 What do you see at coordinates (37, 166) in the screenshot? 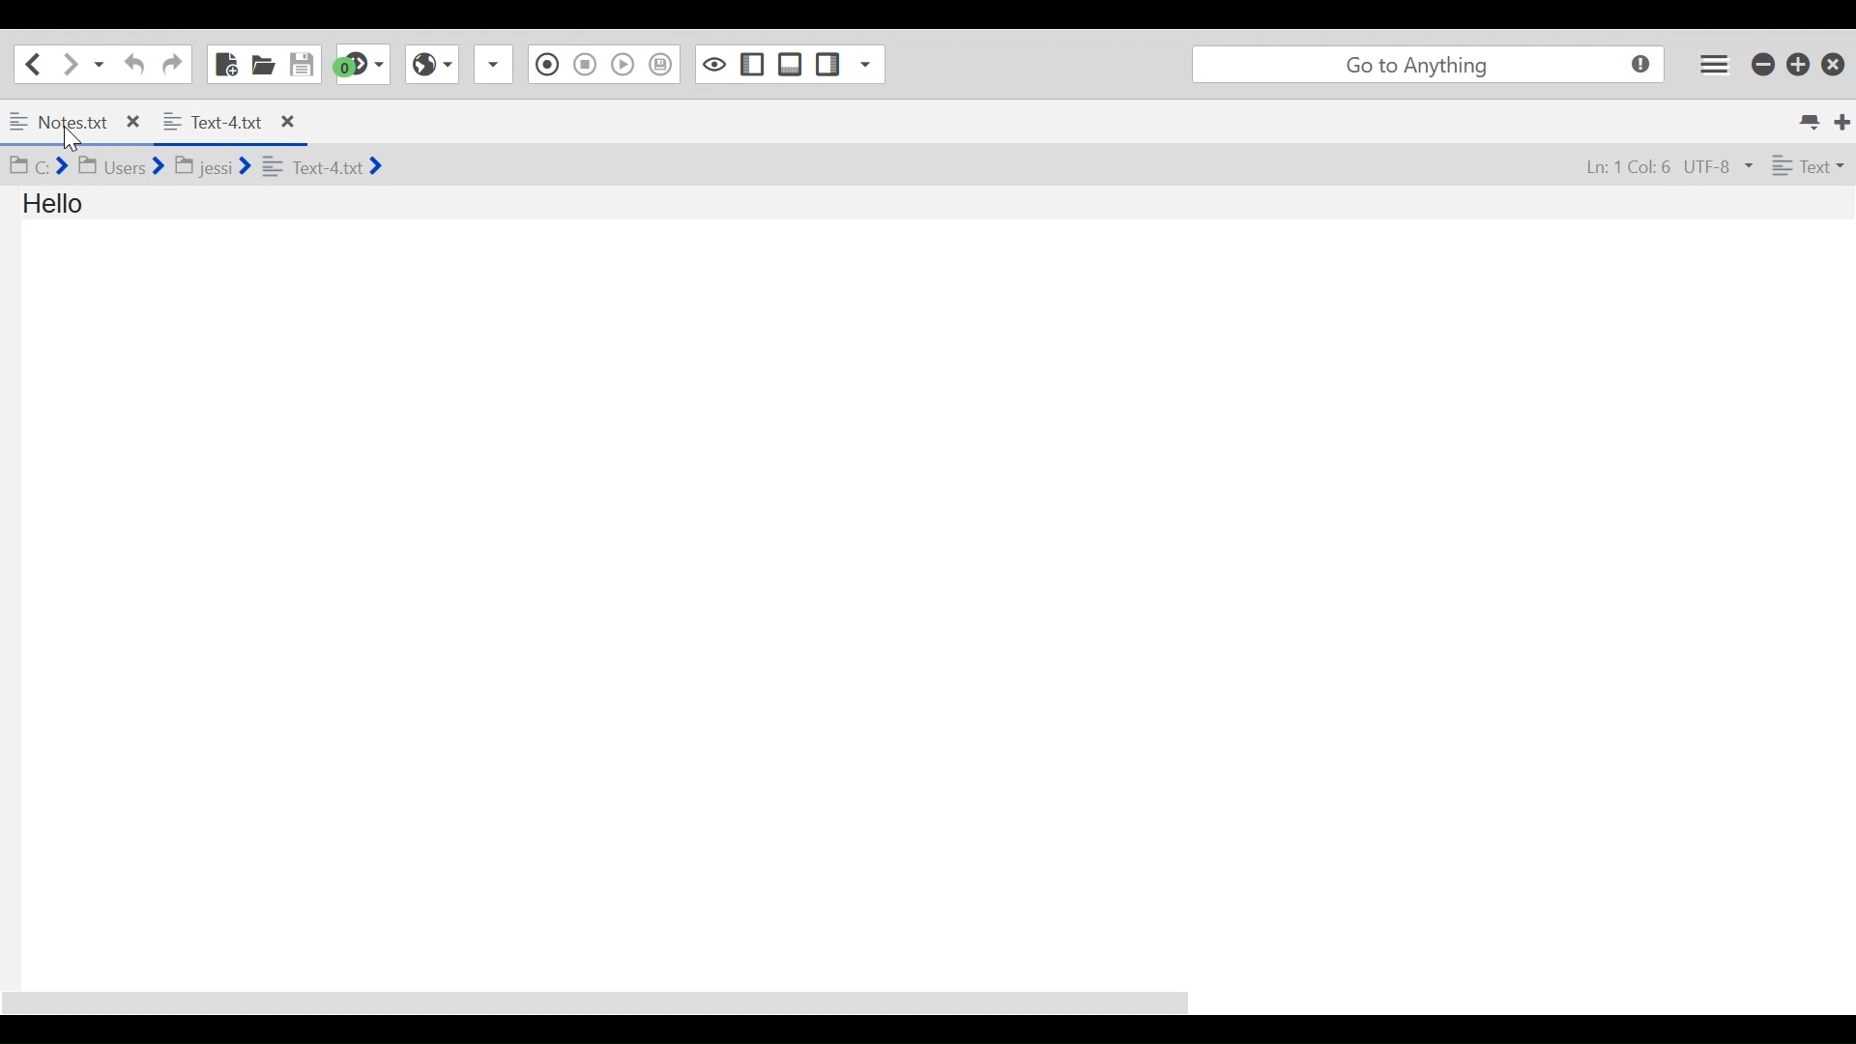
I see `c:` at bounding box center [37, 166].